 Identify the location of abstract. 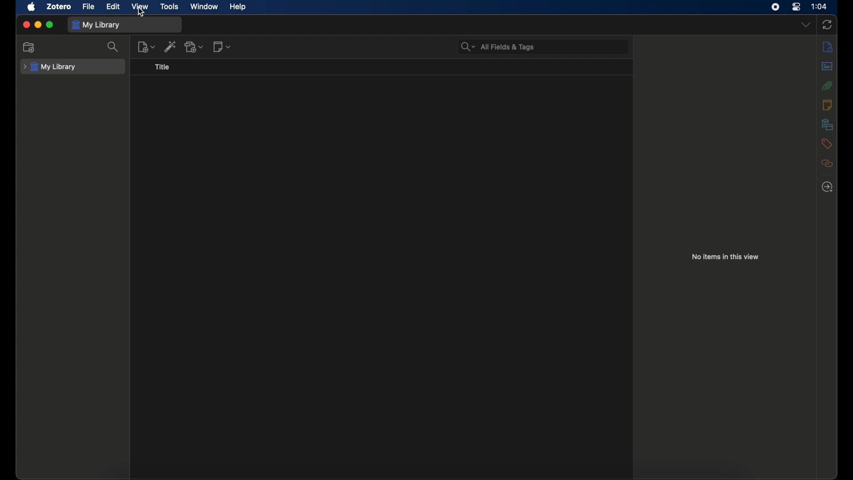
(828, 67).